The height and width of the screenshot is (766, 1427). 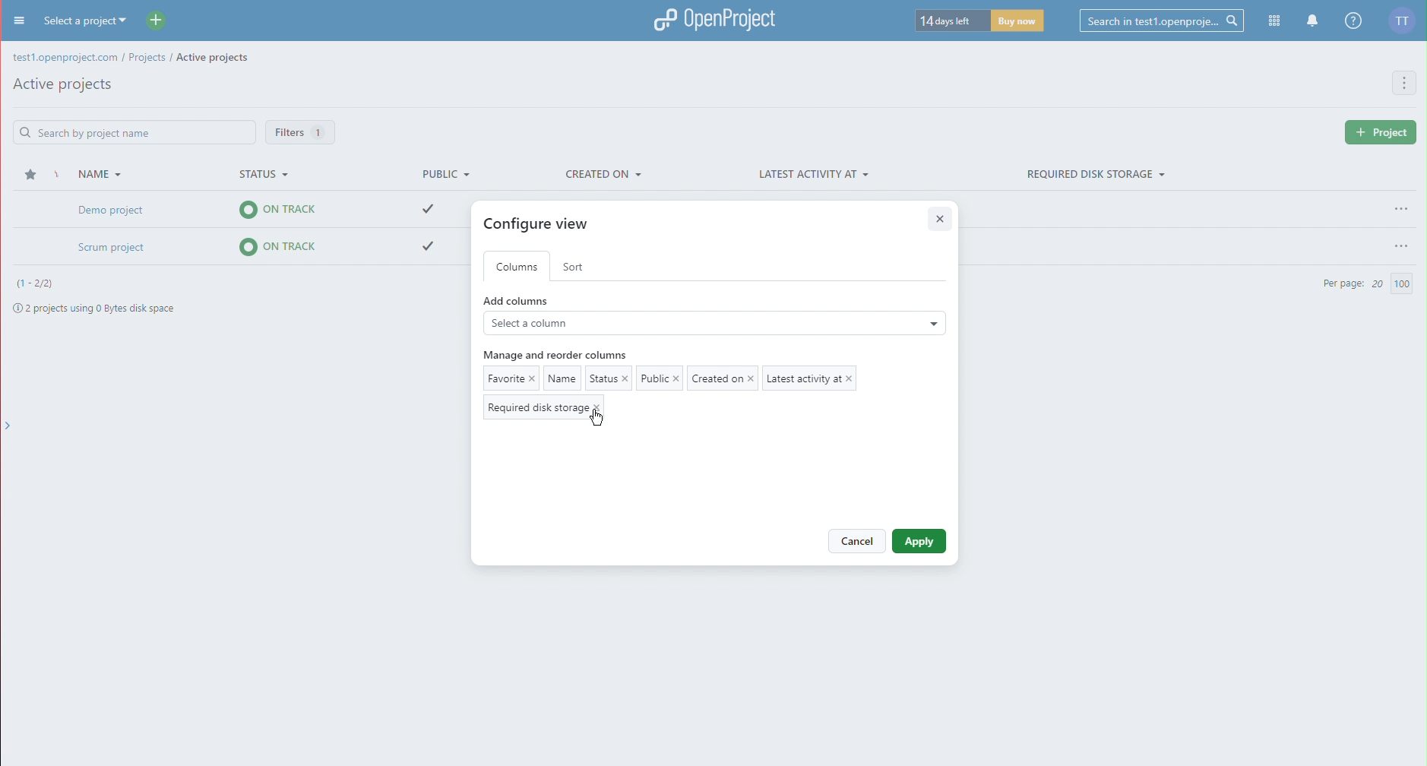 What do you see at coordinates (1398, 206) in the screenshot?
I see `Options` at bounding box center [1398, 206].